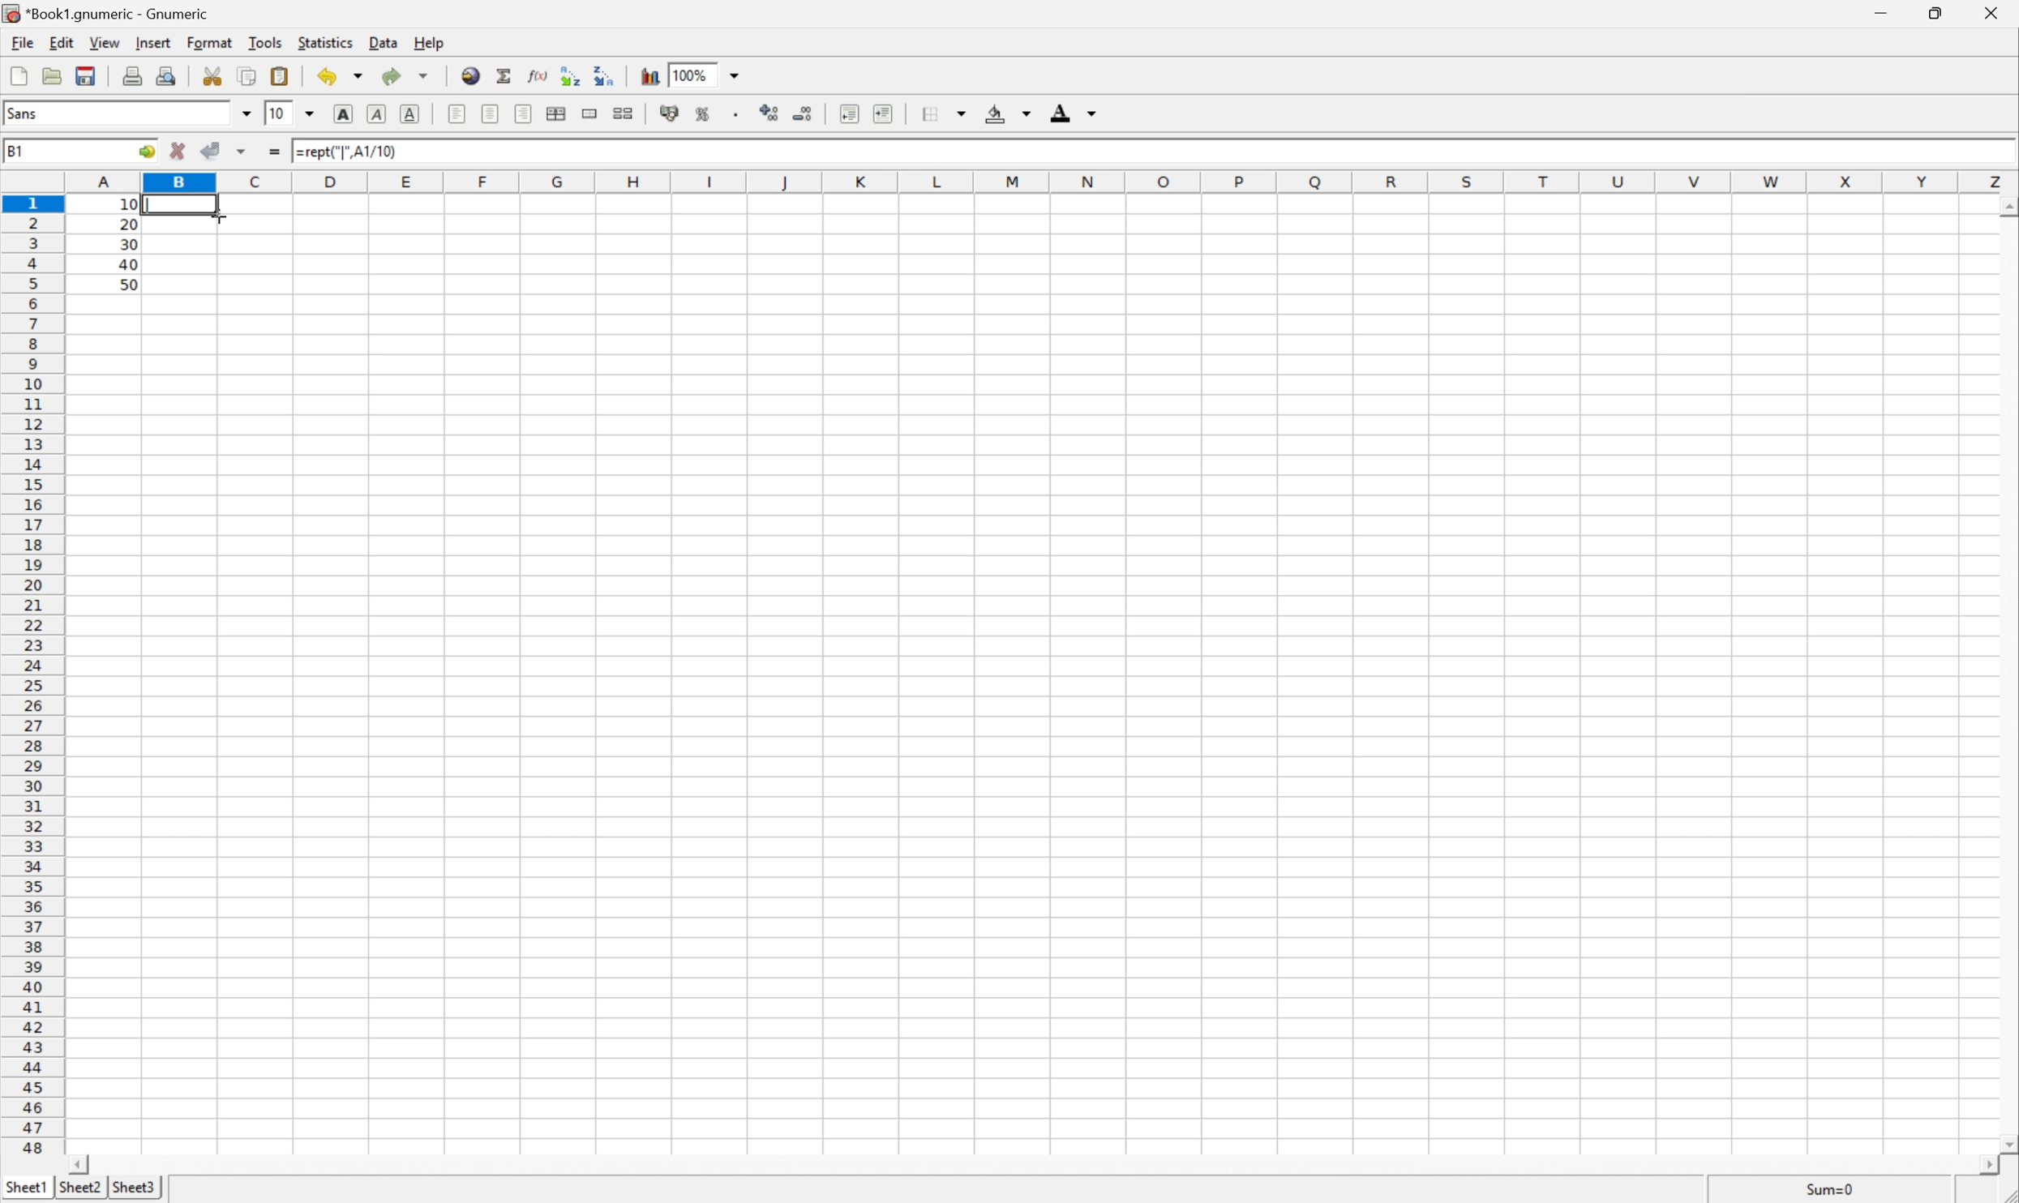 This screenshot has width=2019, height=1203. I want to click on Column names, so click(1044, 182).